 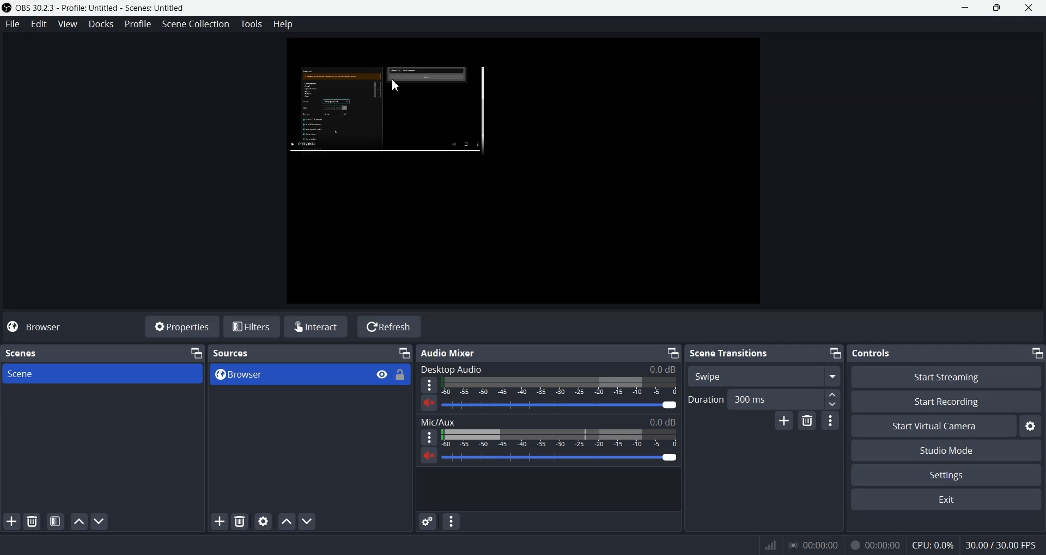 I want to click on Open source Properties, so click(x=263, y=521).